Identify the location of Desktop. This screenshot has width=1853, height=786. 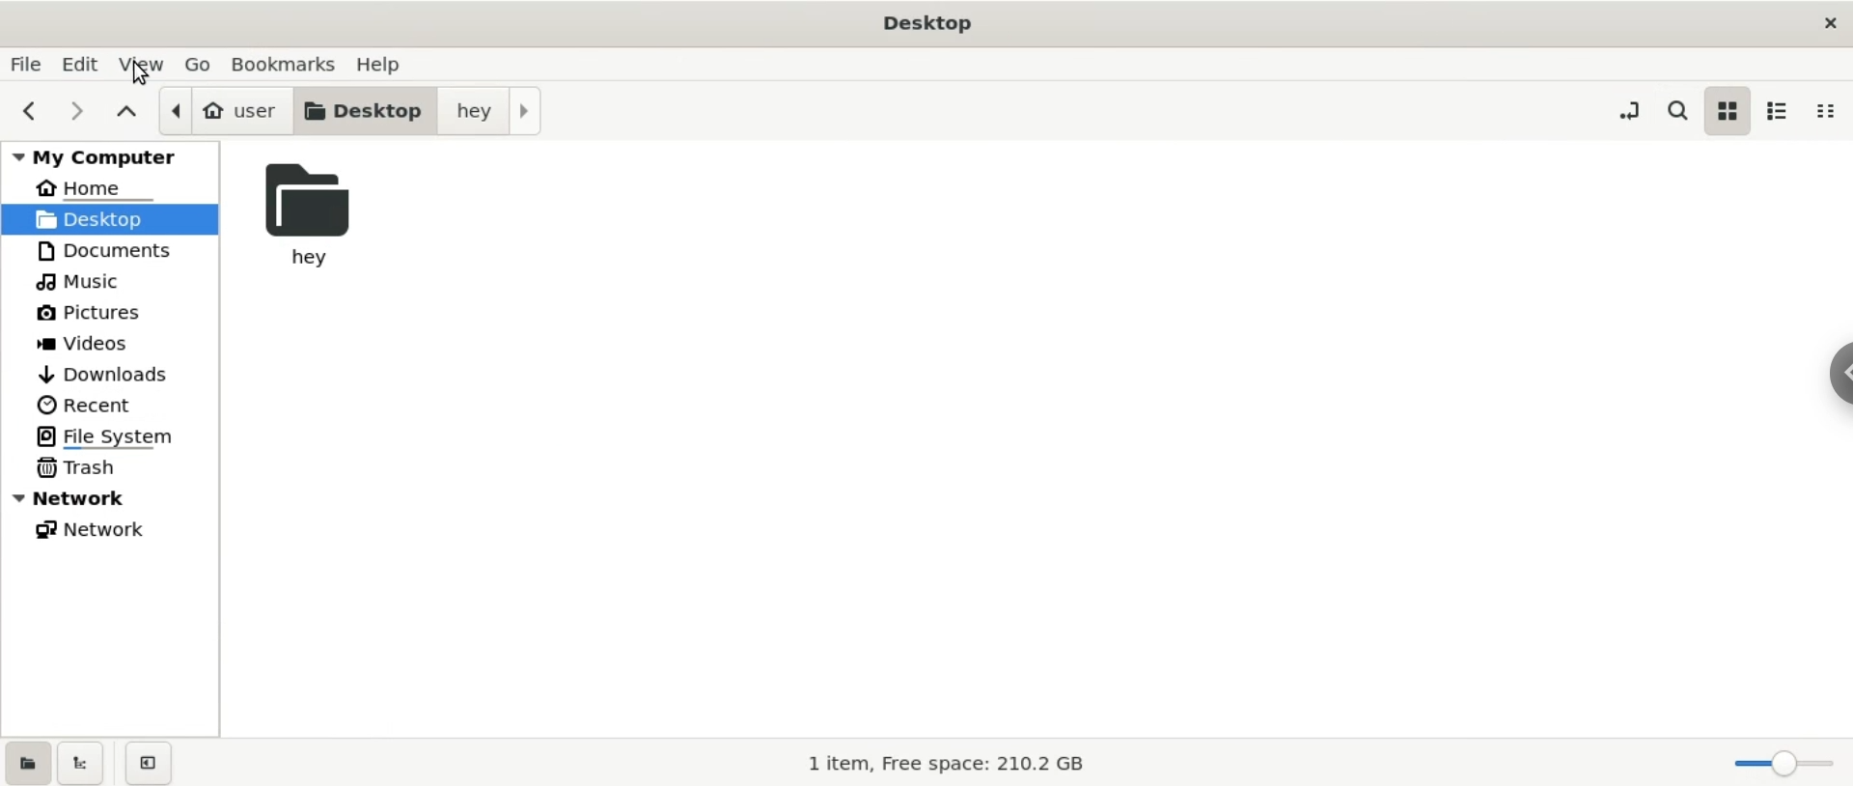
(927, 22).